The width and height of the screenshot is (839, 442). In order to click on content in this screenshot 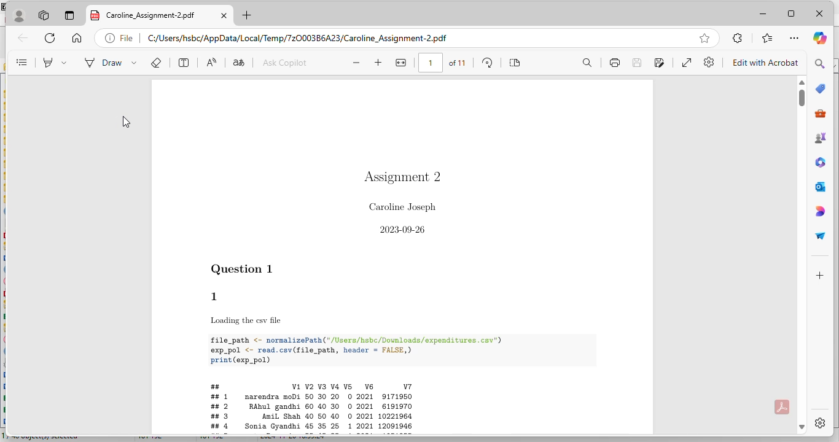, I will do `click(23, 62)`.